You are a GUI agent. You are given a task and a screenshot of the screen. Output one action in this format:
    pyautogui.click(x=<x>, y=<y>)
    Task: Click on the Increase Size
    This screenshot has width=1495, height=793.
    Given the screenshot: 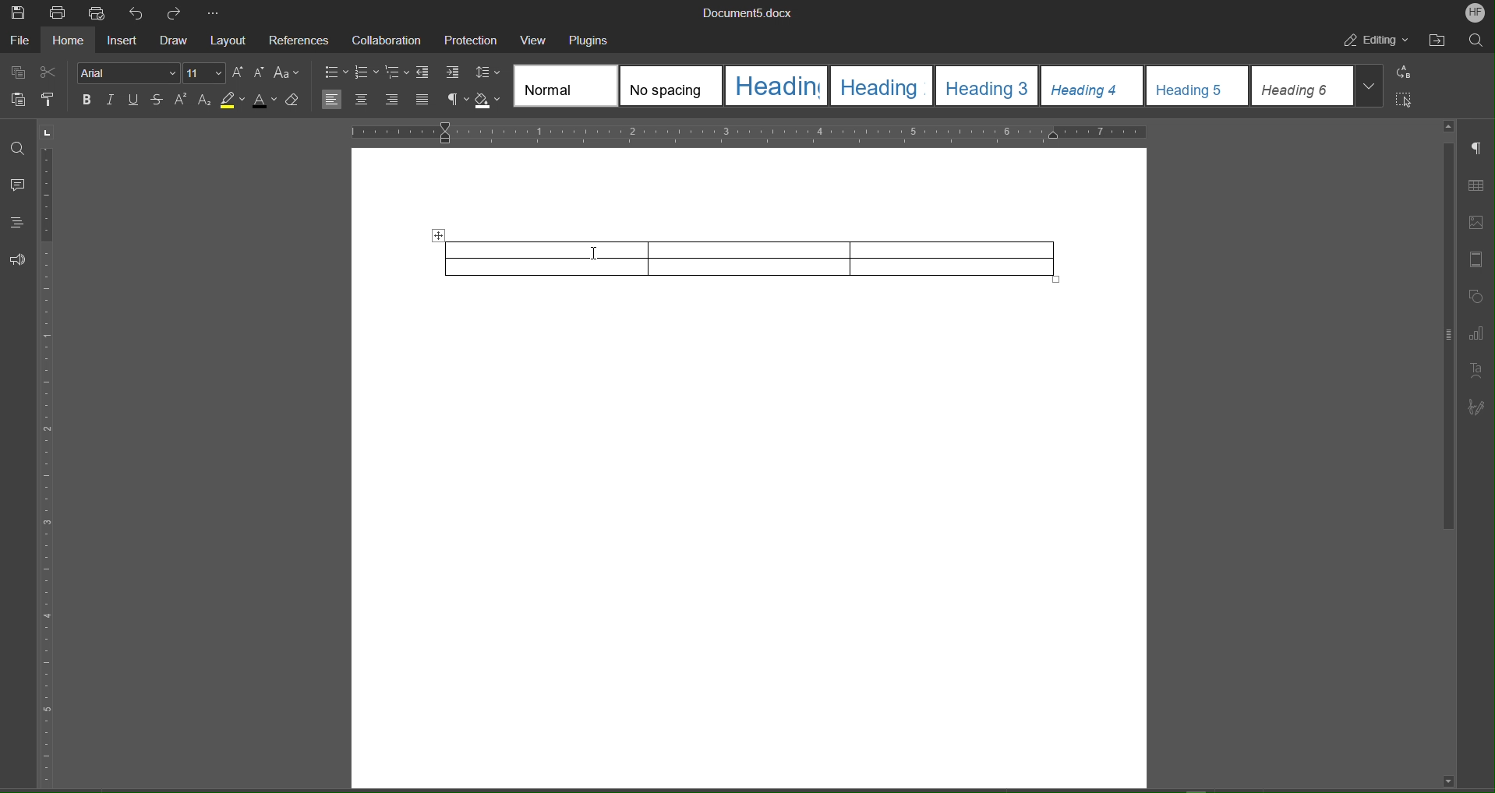 What is the action you would take?
    pyautogui.click(x=238, y=73)
    